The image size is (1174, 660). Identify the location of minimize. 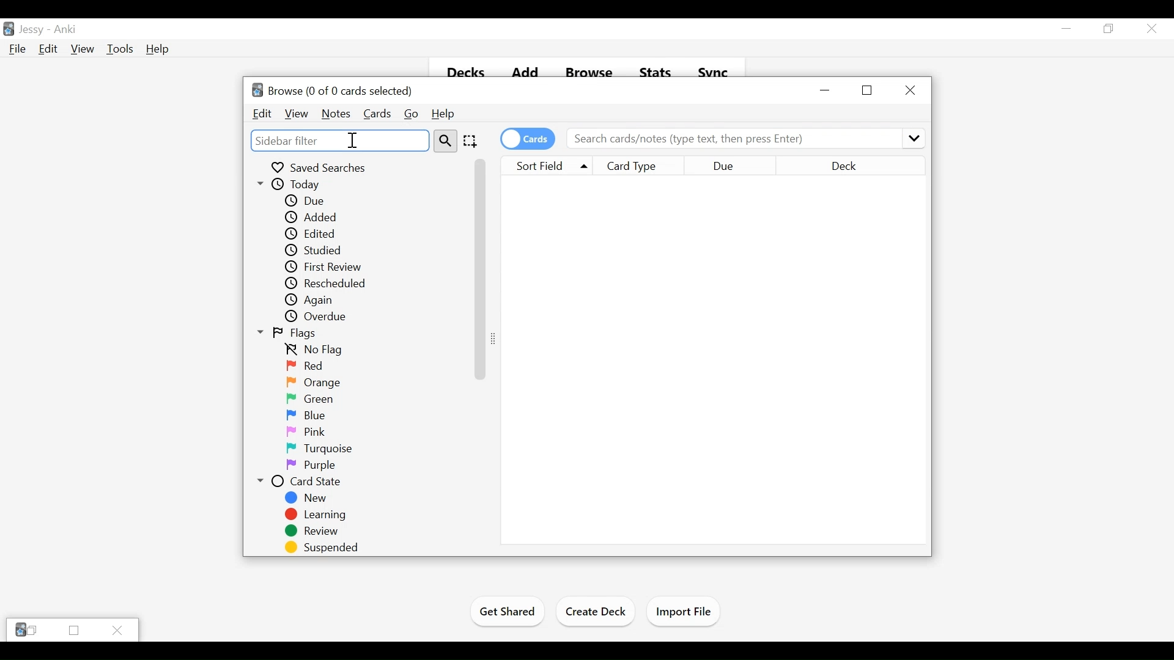
(826, 91).